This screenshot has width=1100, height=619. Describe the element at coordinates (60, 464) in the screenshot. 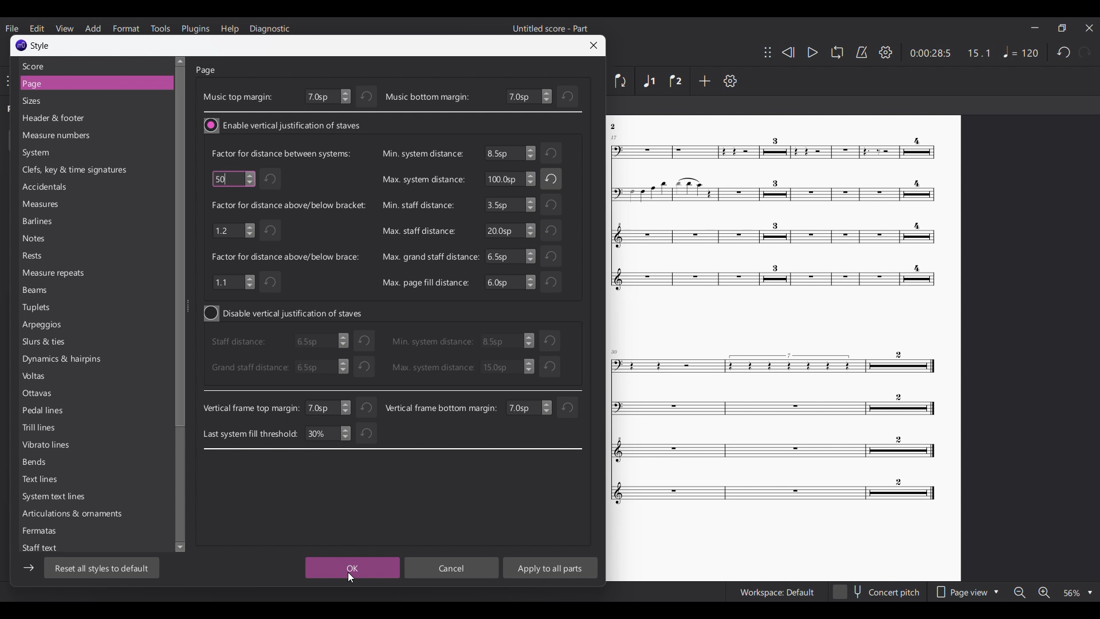

I see `Bends` at that location.